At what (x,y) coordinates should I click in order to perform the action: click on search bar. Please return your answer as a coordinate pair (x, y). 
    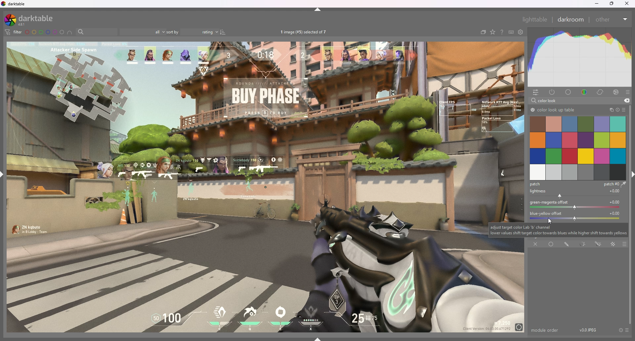
    Looking at the image, I should click on (96, 32).